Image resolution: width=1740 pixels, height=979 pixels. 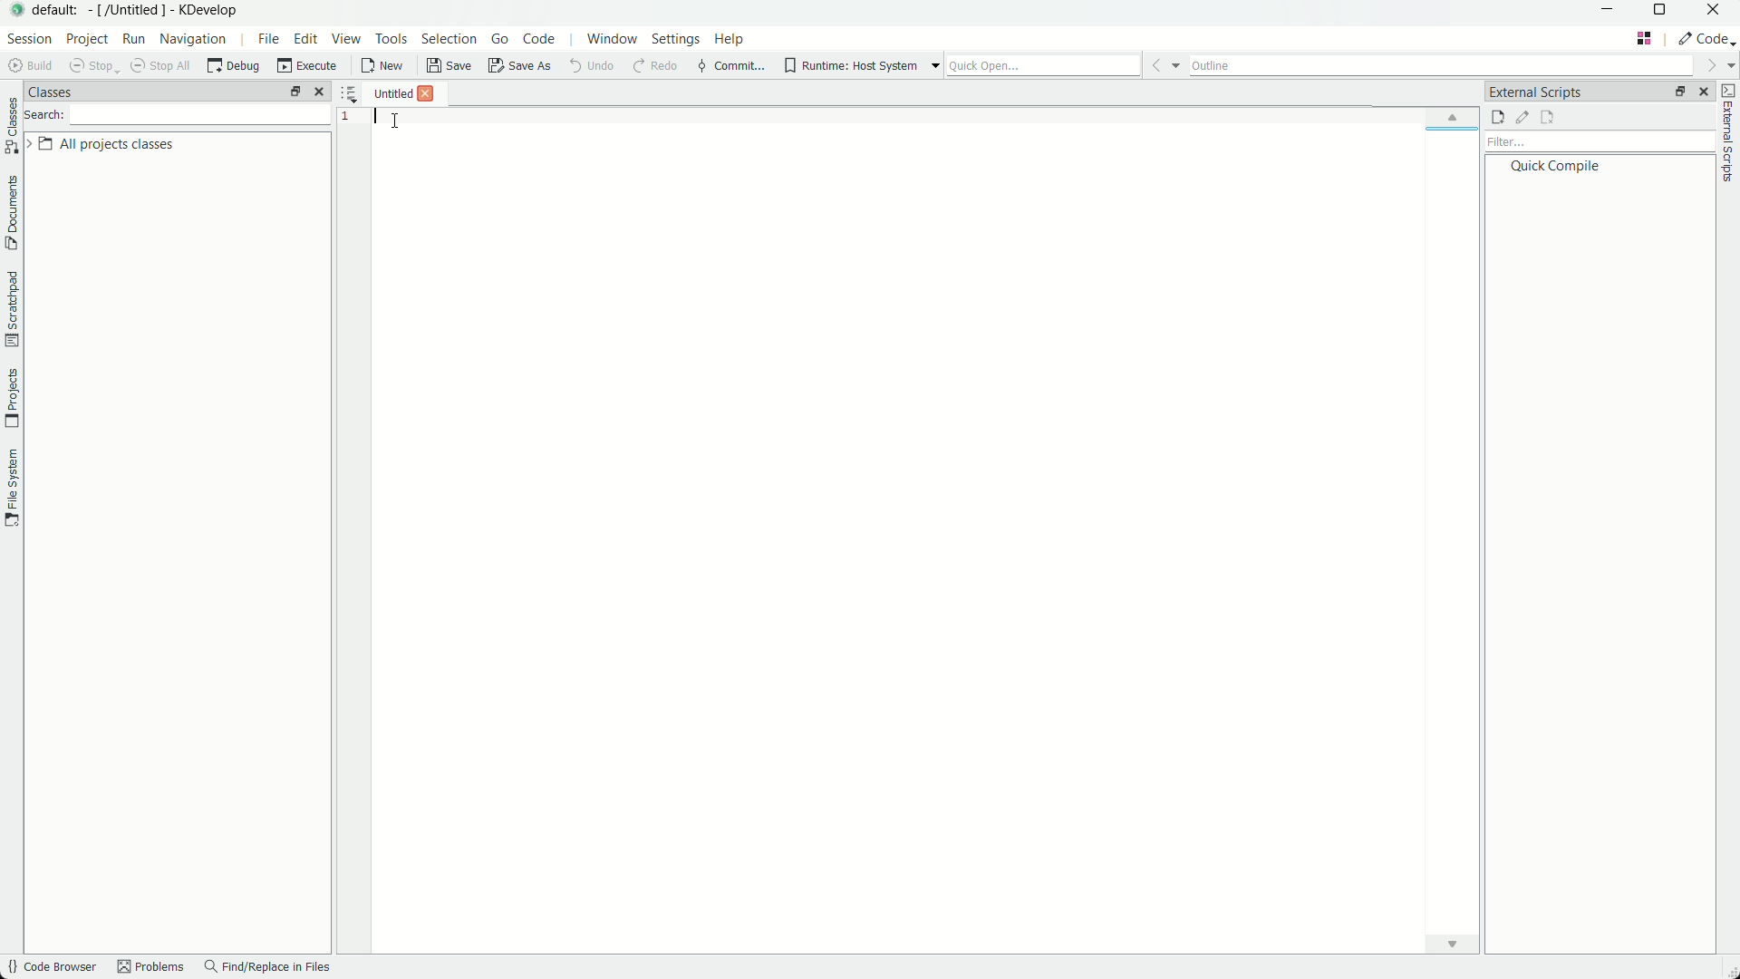 I want to click on stop all, so click(x=162, y=69).